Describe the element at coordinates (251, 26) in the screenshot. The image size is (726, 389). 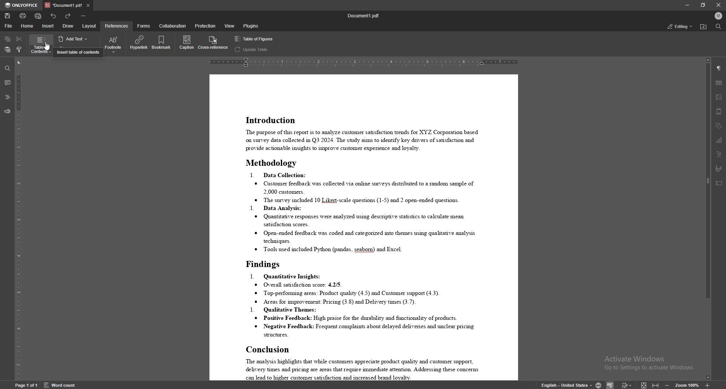
I see `plugins` at that location.